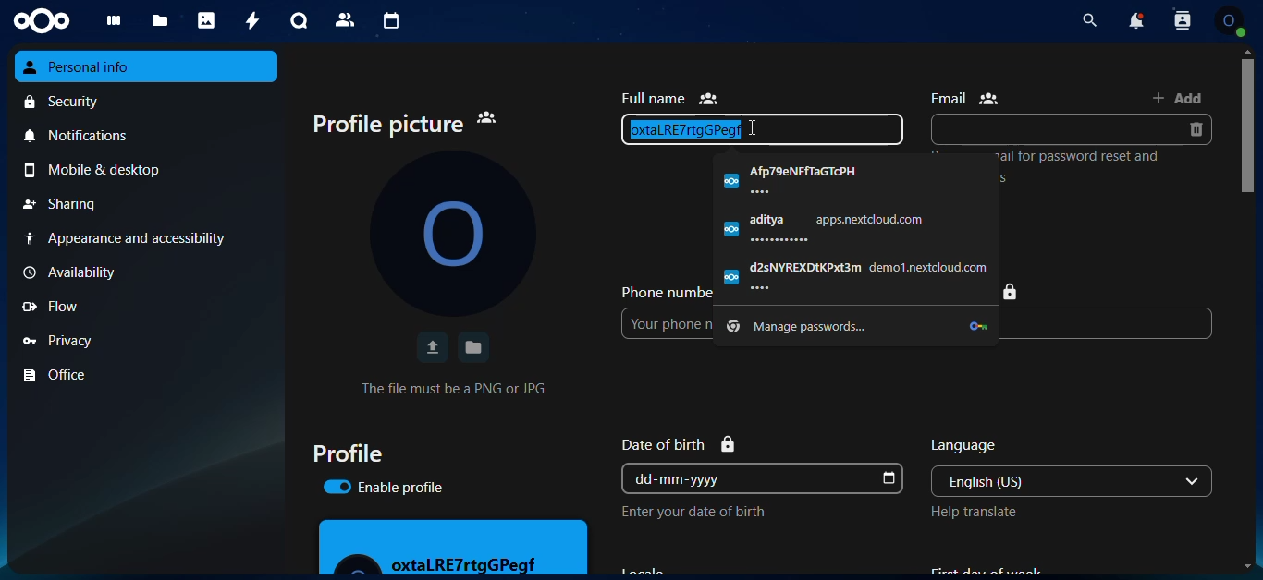 The image size is (1263, 580). Describe the element at coordinates (855, 275) in the screenshot. I see `d2sNYREXDtKPxt3m demo1.nextcloud.com ...` at that location.